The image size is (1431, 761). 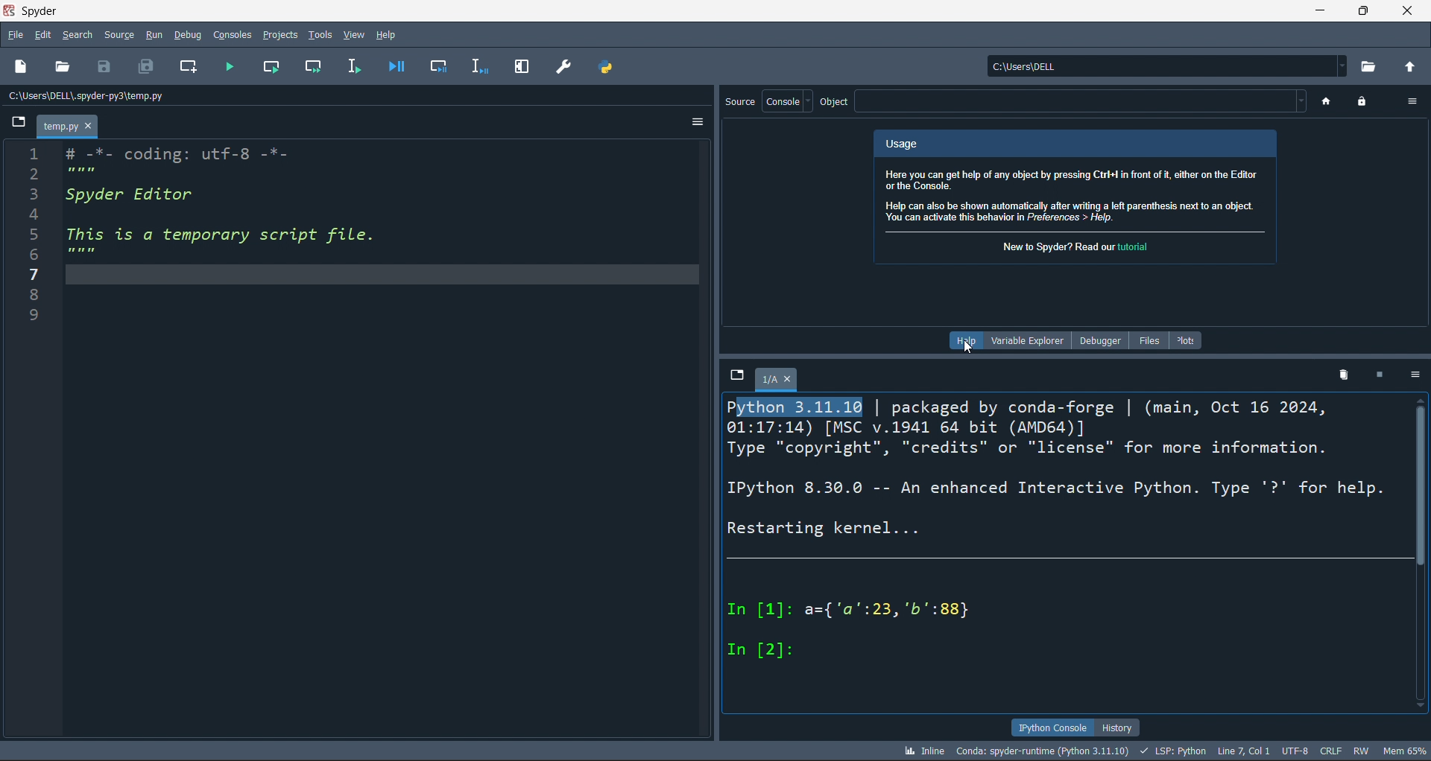 I want to click on search, so click(x=76, y=34).